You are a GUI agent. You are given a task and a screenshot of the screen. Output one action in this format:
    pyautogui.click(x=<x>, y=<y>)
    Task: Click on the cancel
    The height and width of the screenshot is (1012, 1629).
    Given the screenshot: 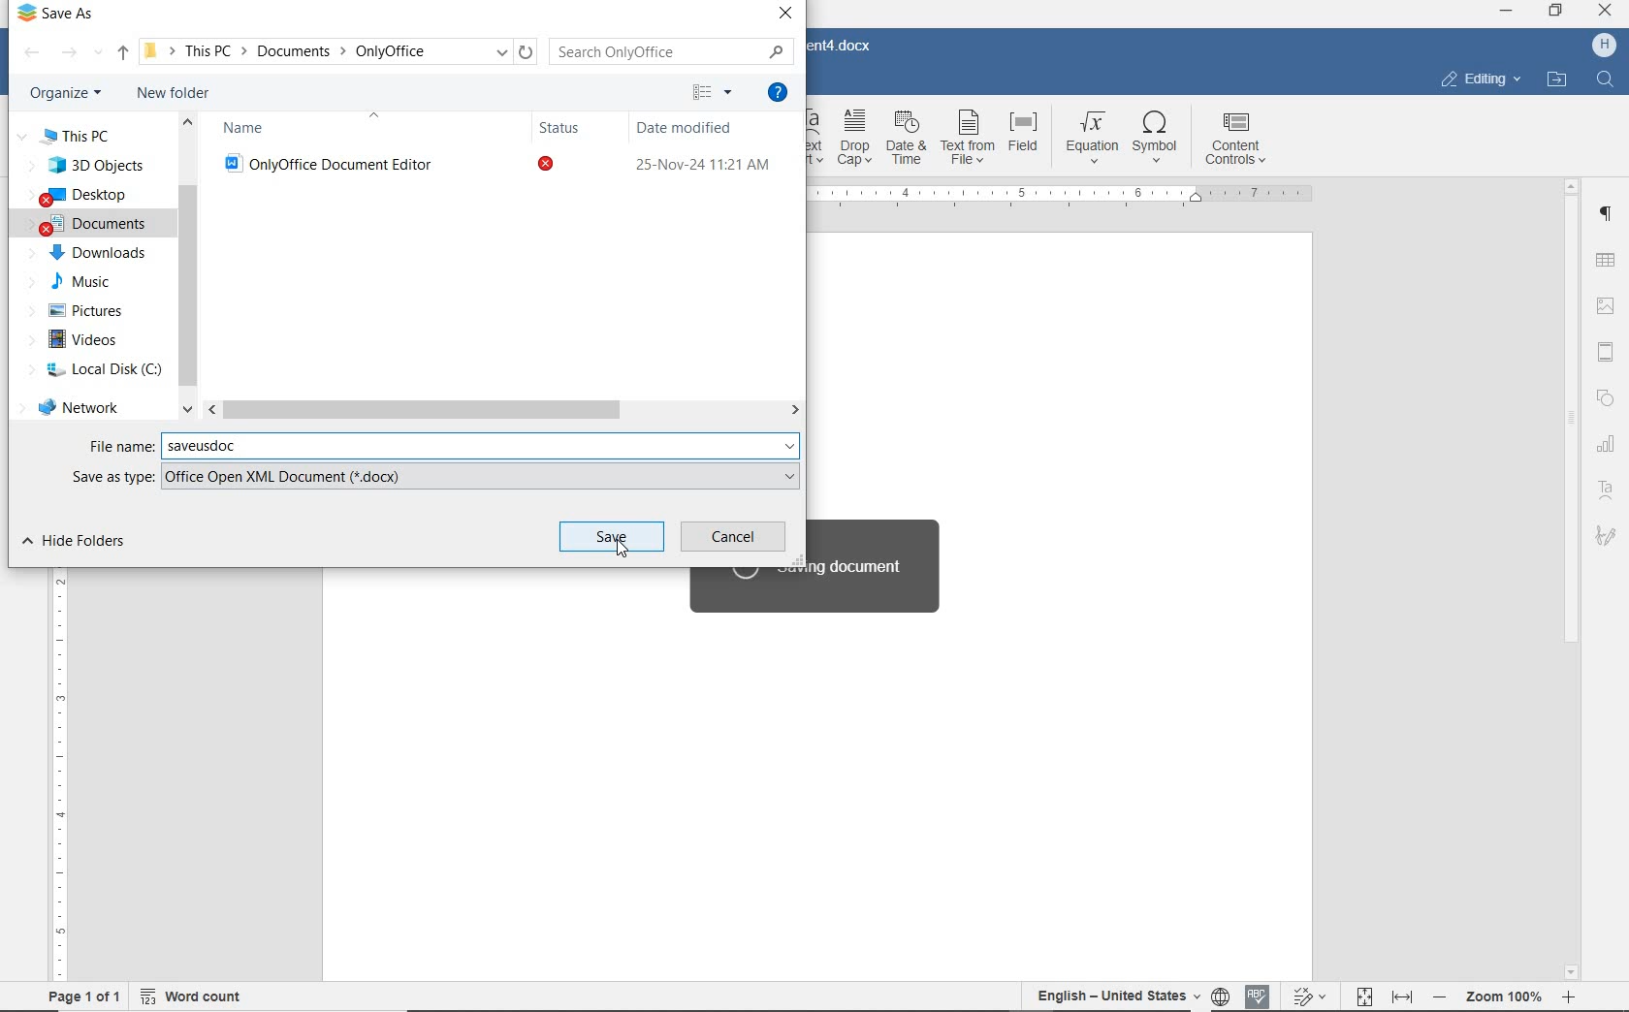 What is the action you would take?
    pyautogui.click(x=737, y=539)
    